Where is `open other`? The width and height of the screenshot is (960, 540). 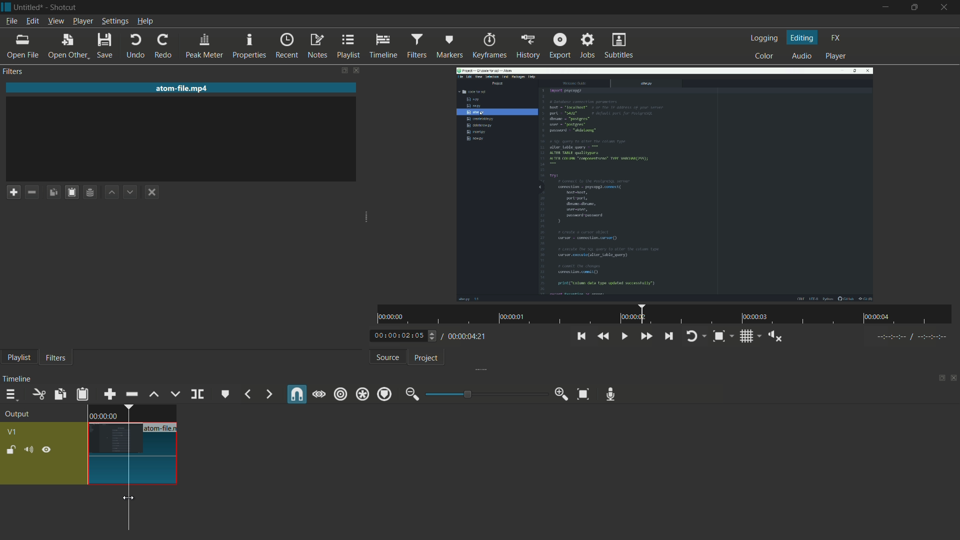 open other is located at coordinates (67, 46).